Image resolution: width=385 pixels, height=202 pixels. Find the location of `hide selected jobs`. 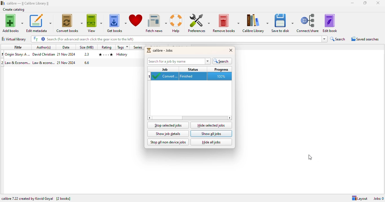

hide selected jobs is located at coordinates (211, 125).